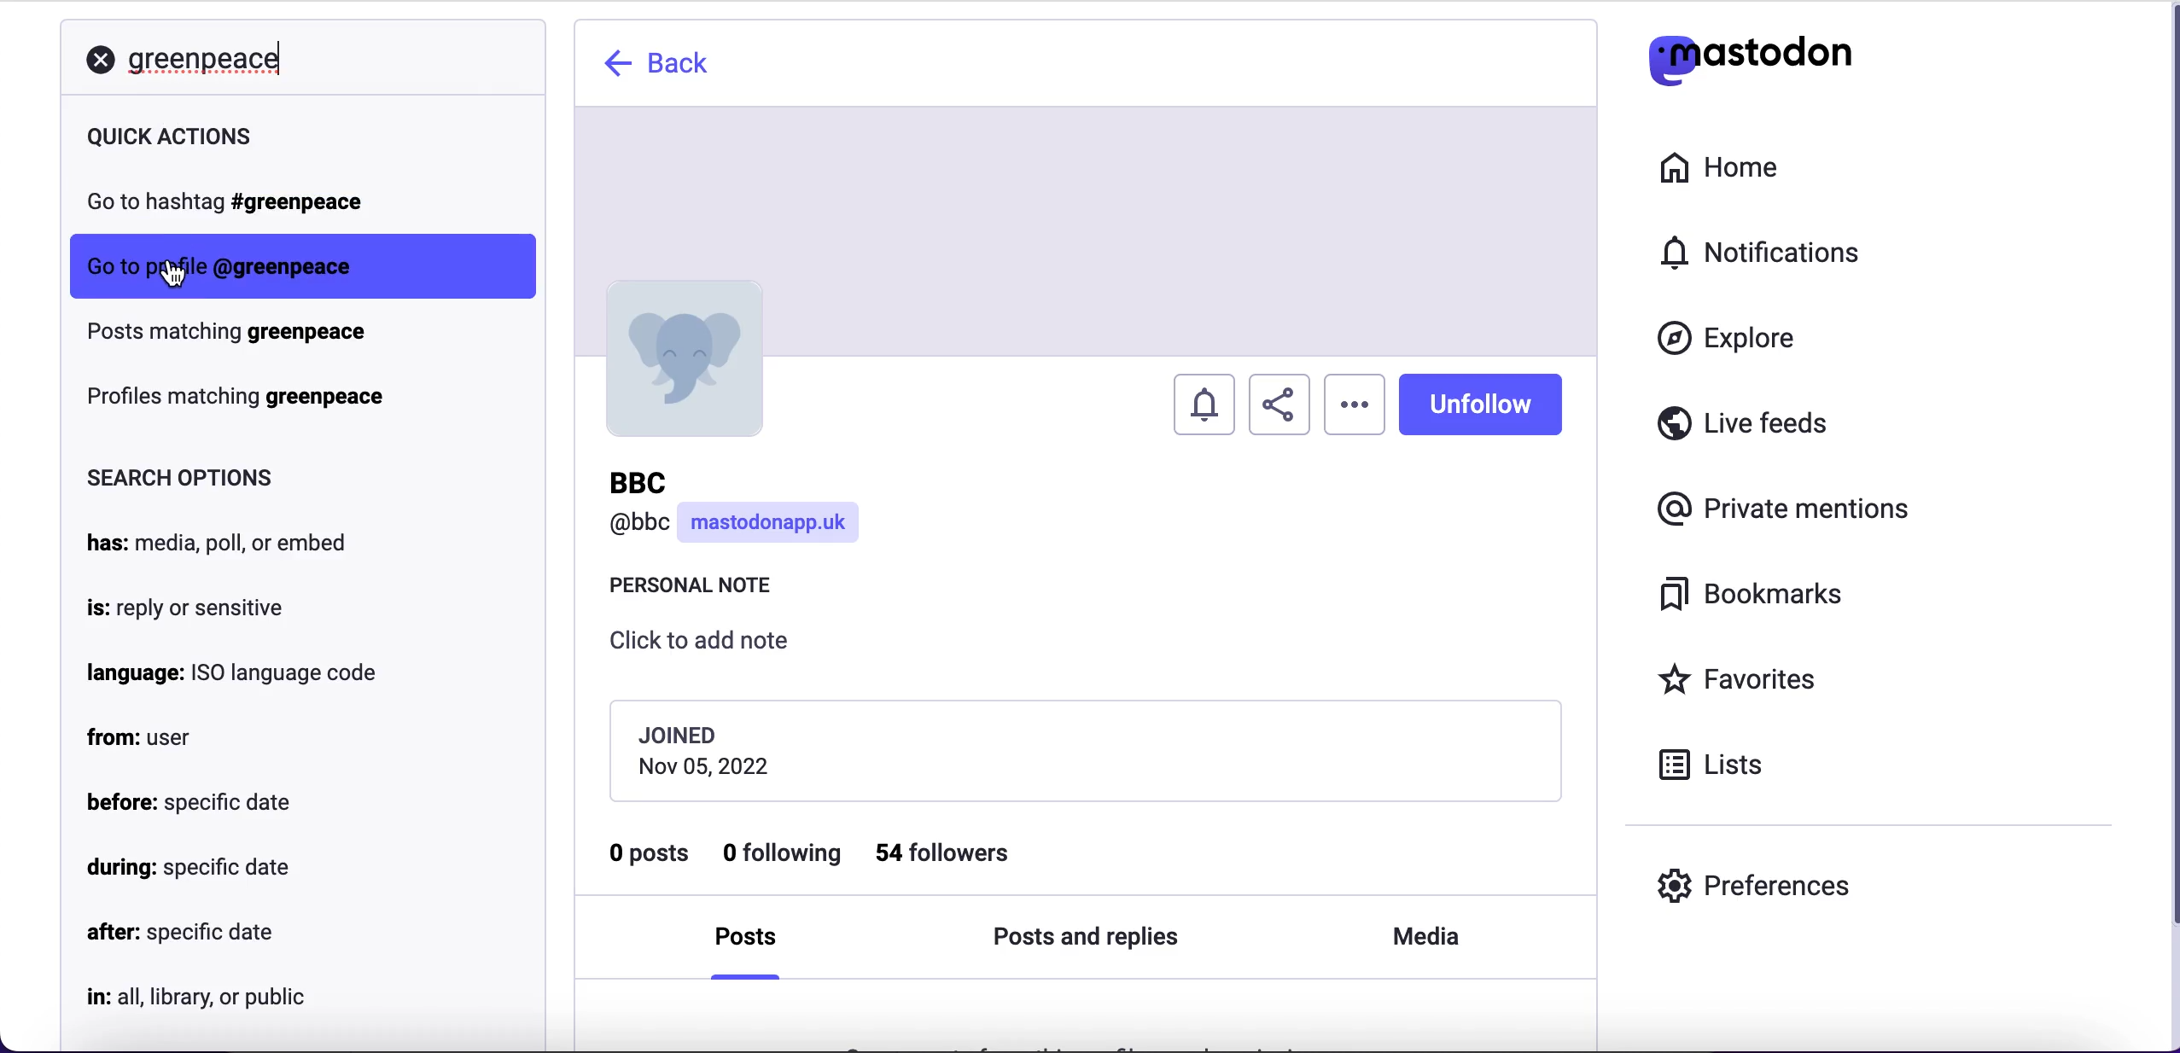 The height and width of the screenshot is (1053, 2180). I want to click on favorites, so click(1743, 682).